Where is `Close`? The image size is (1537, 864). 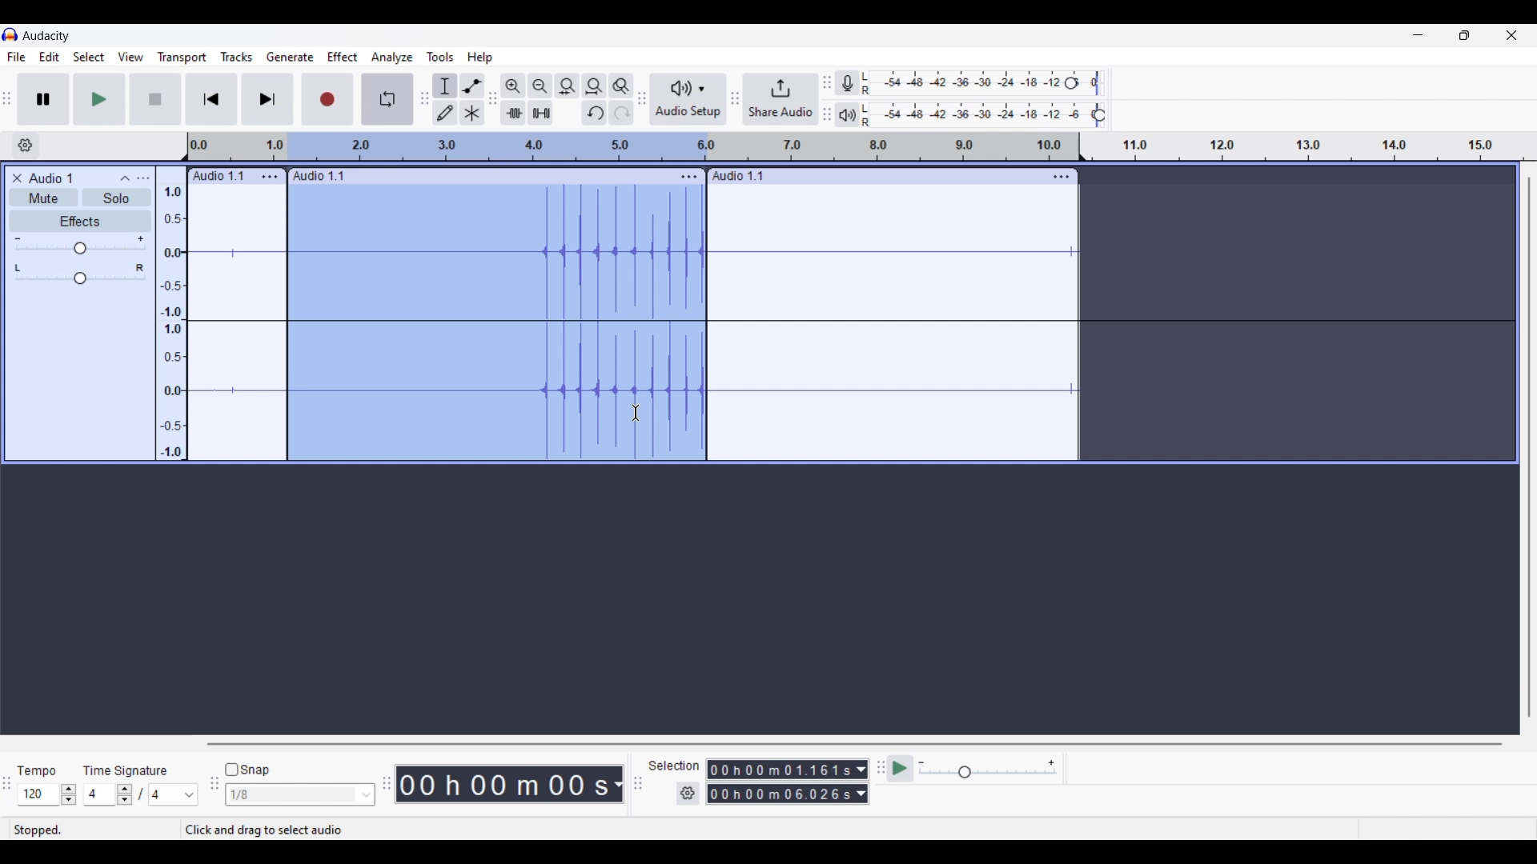
Close is located at coordinates (17, 178).